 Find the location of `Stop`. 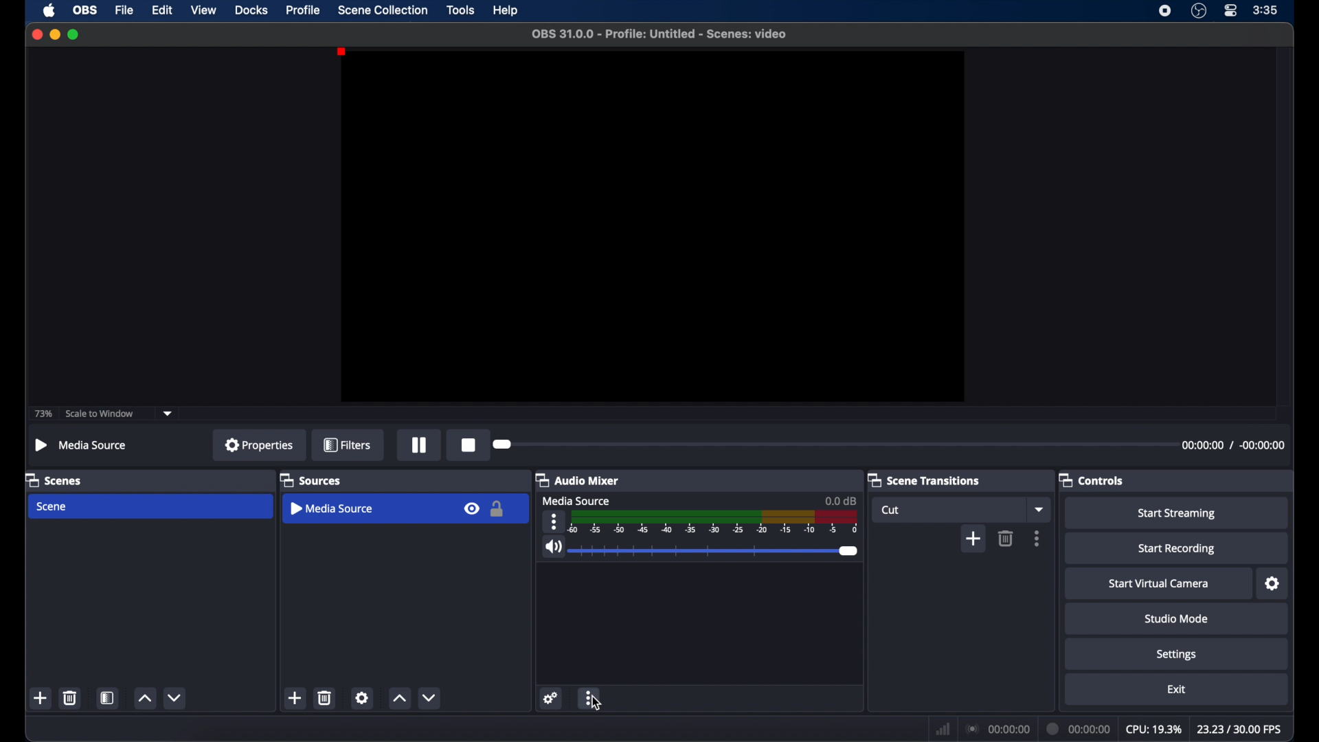

Stop is located at coordinates (465, 445).